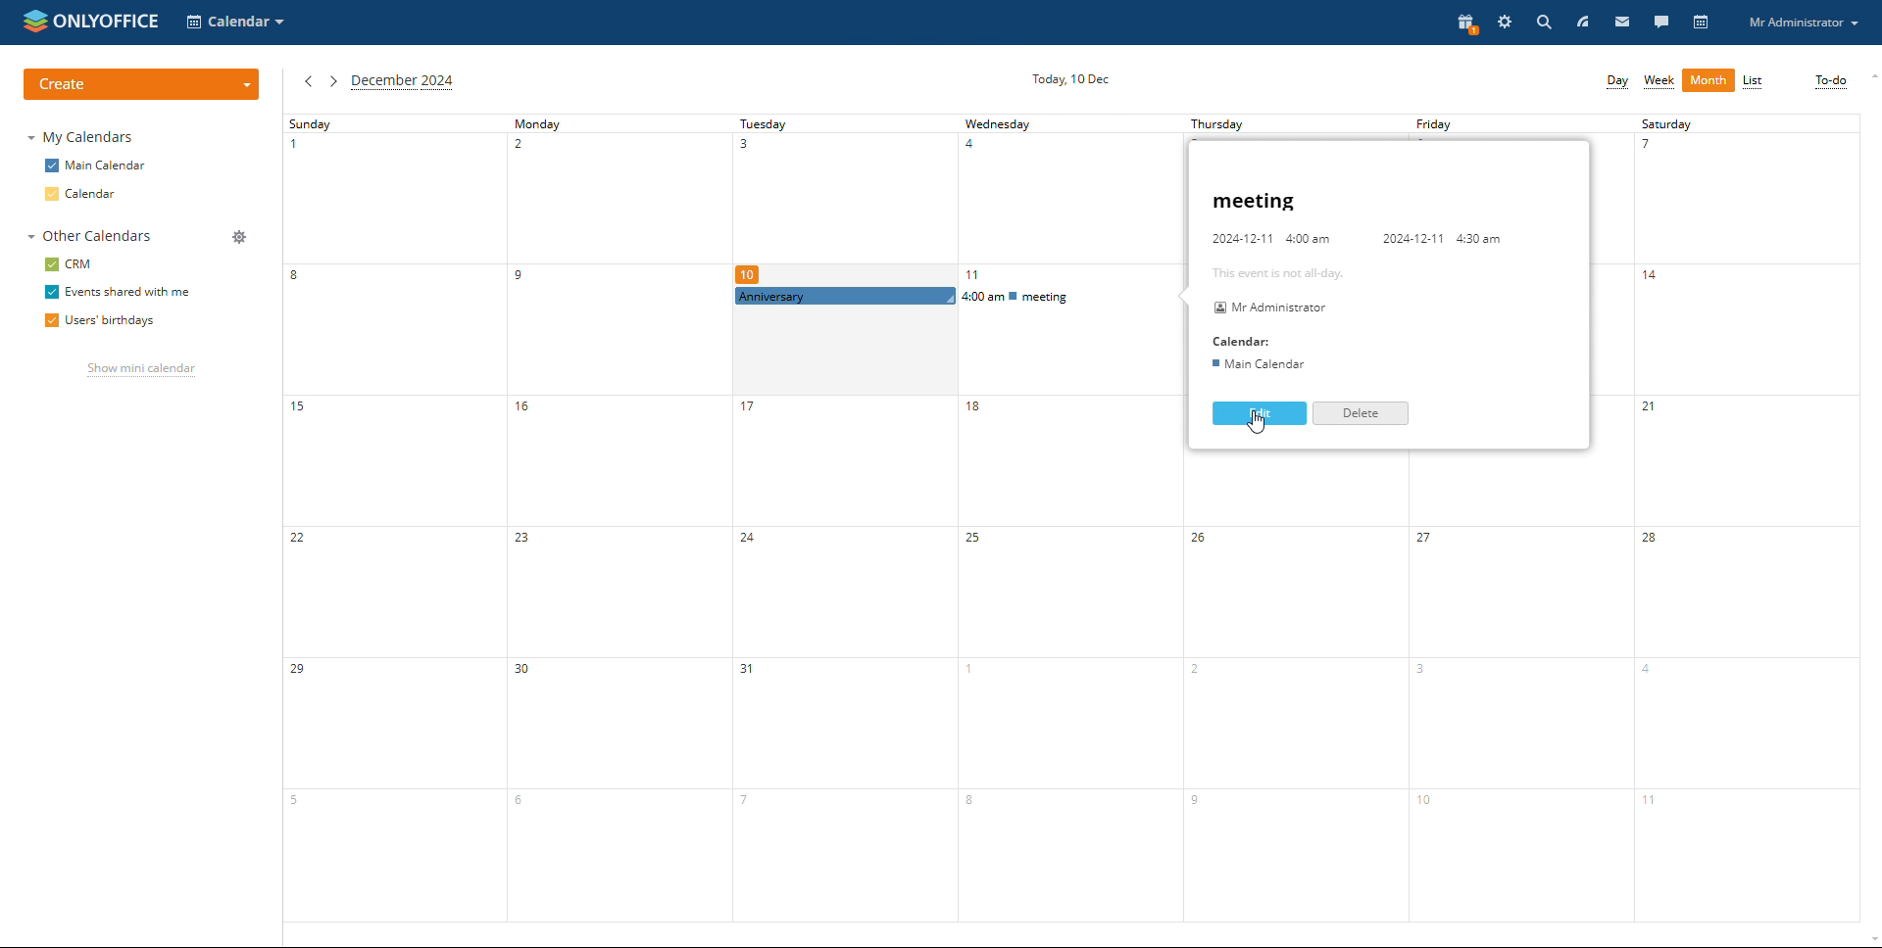 The width and height of the screenshot is (1882, 948). Describe the element at coordinates (1070, 80) in the screenshot. I see `current date` at that location.